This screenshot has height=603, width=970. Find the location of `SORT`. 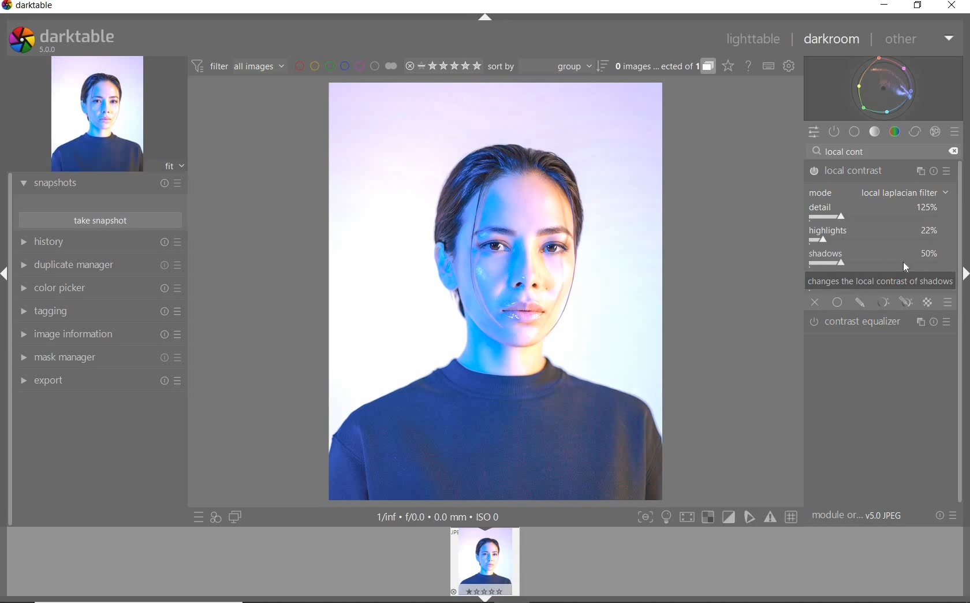

SORT is located at coordinates (547, 66).